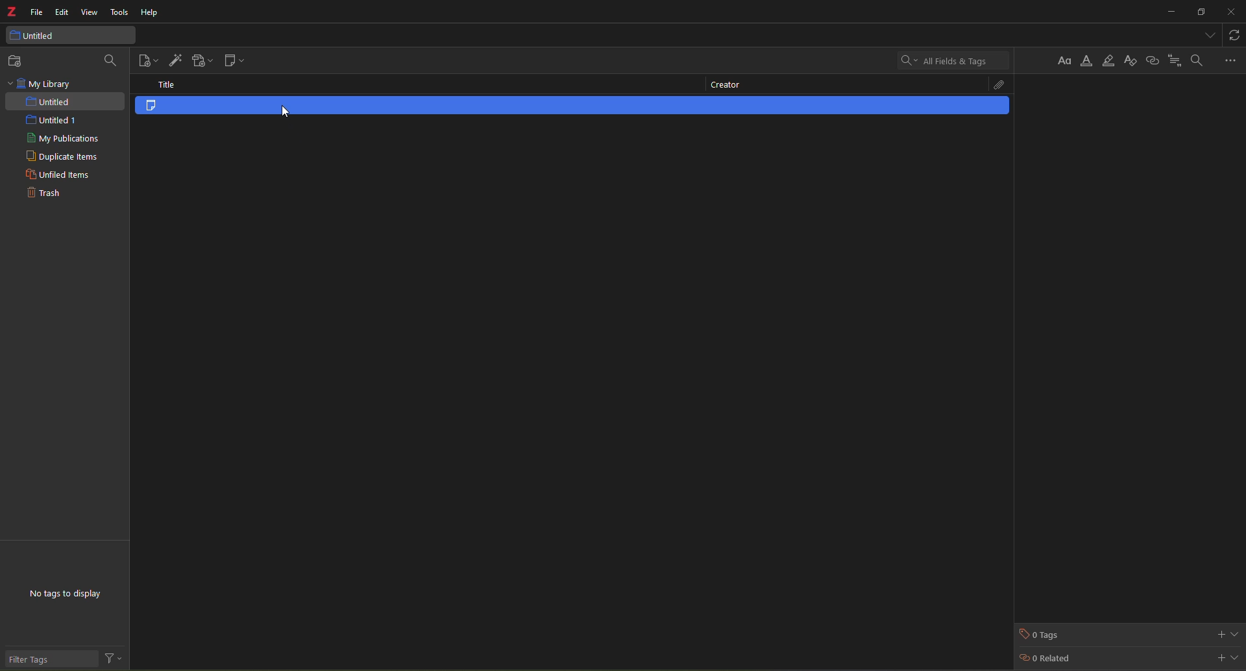  What do you see at coordinates (1130, 62) in the screenshot?
I see `clear formatting` at bounding box center [1130, 62].